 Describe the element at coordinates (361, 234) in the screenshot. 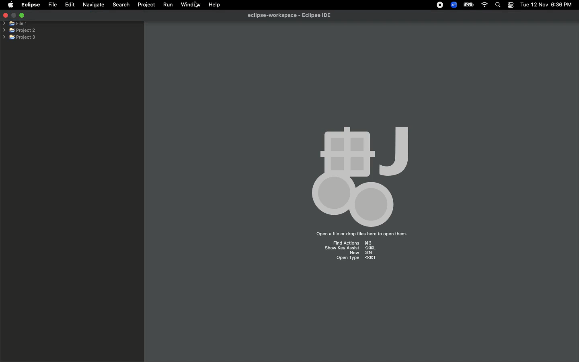

I see `Drag files here to open them` at that location.